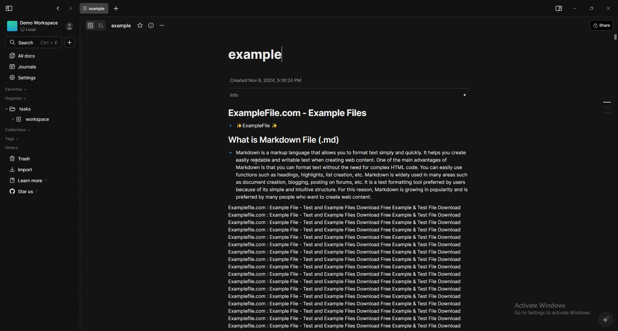 This screenshot has height=331, width=618. What do you see at coordinates (37, 170) in the screenshot?
I see `import` at bounding box center [37, 170].